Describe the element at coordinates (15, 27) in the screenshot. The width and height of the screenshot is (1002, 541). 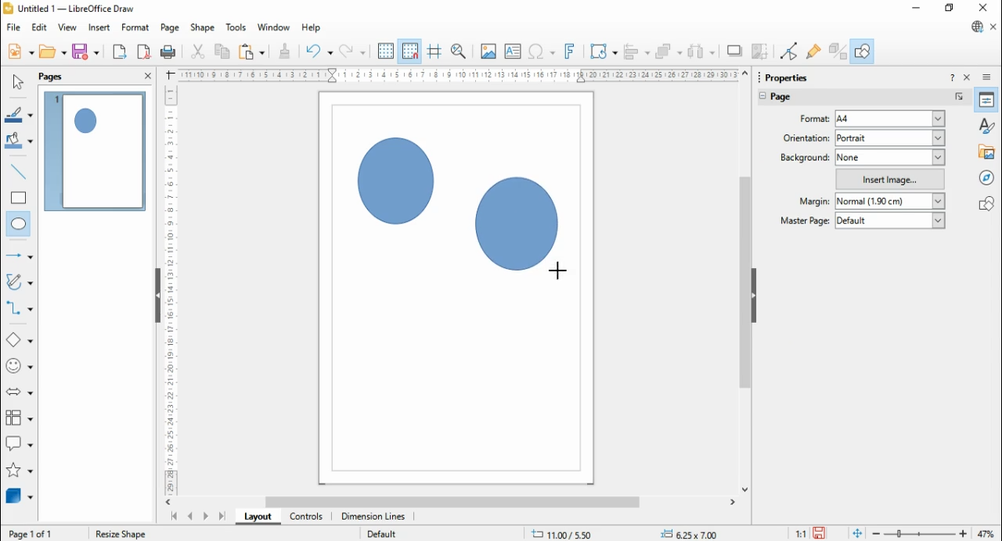
I see `file` at that location.